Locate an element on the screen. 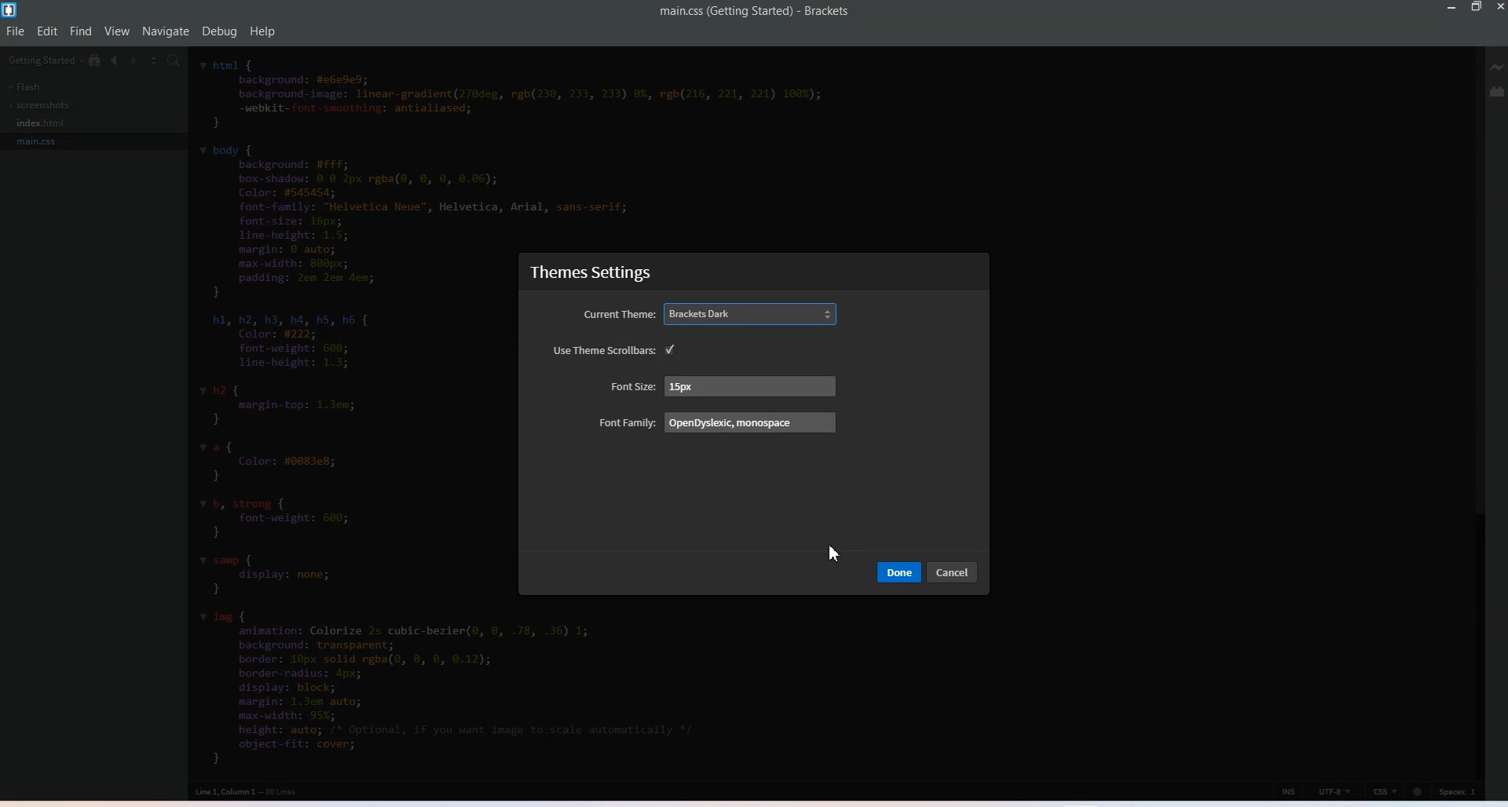  View is located at coordinates (116, 31).